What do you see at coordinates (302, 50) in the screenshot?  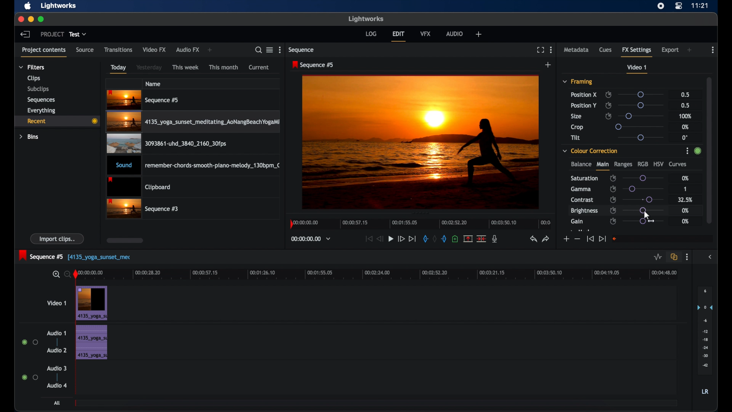 I see `sequence` at bounding box center [302, 50].